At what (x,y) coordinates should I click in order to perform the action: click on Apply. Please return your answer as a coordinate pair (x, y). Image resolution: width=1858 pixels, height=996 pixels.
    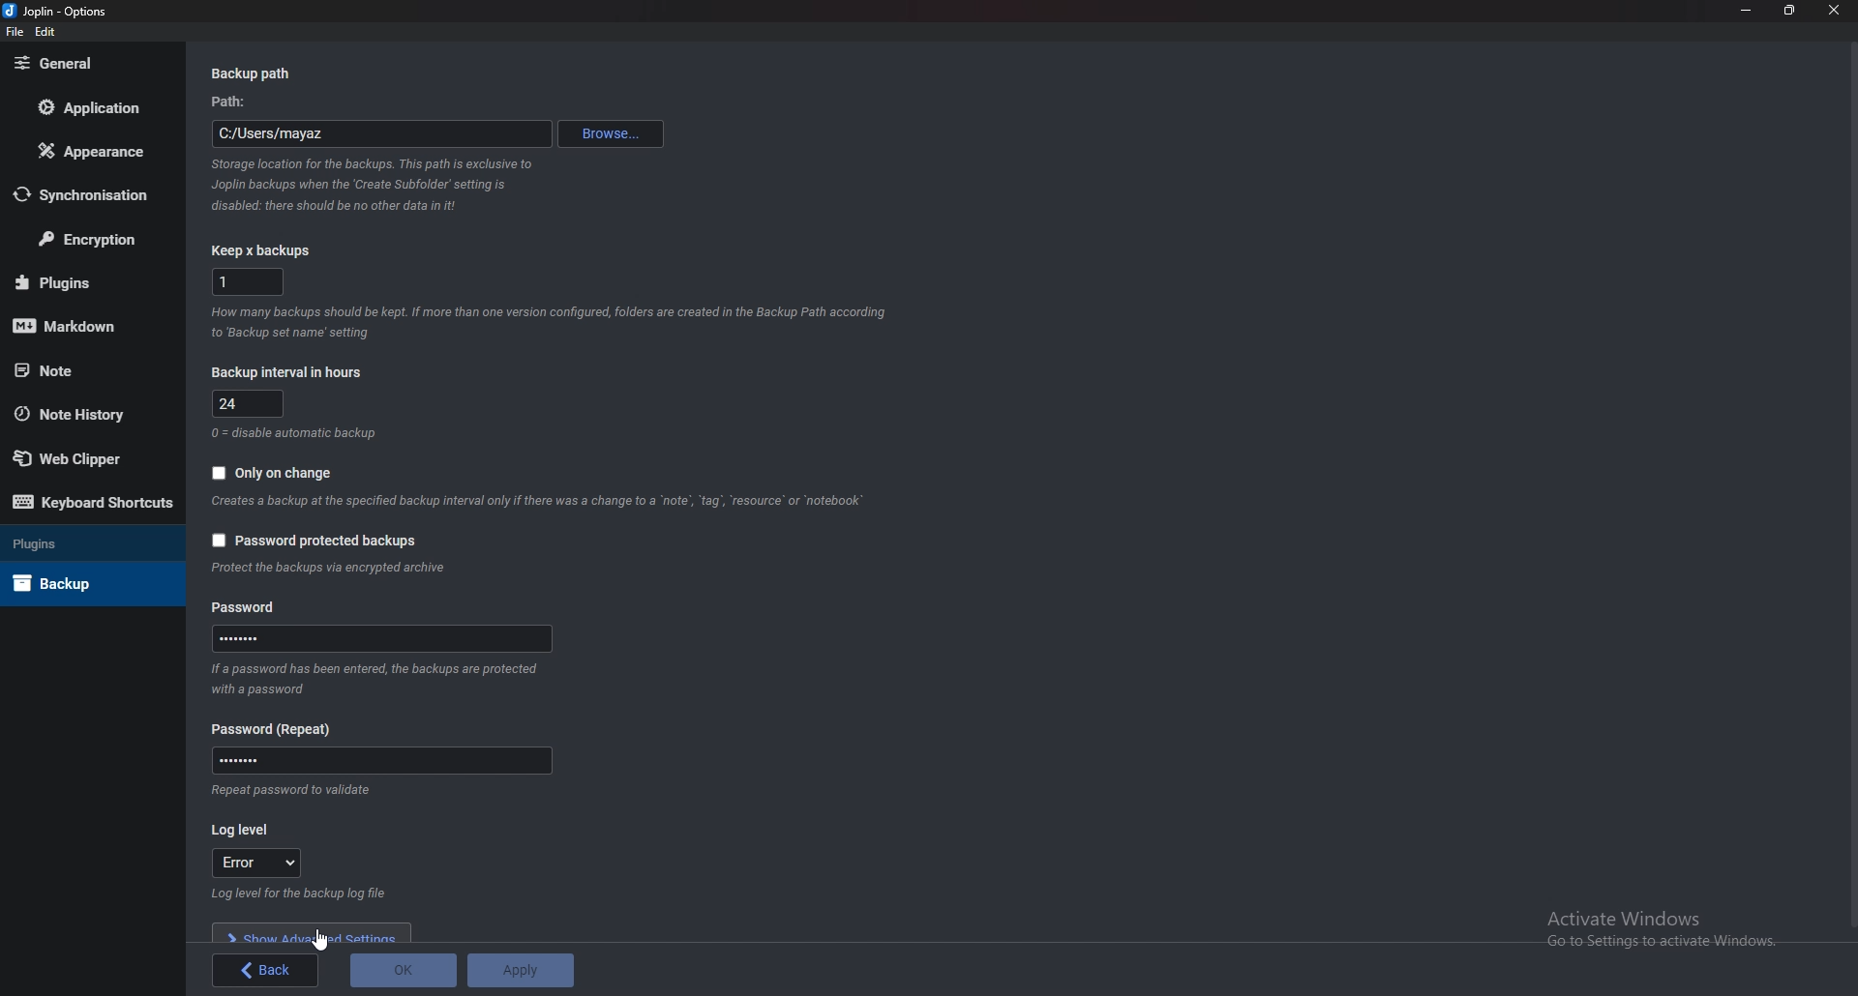
    Looking at the image, I should click on (520, 970).